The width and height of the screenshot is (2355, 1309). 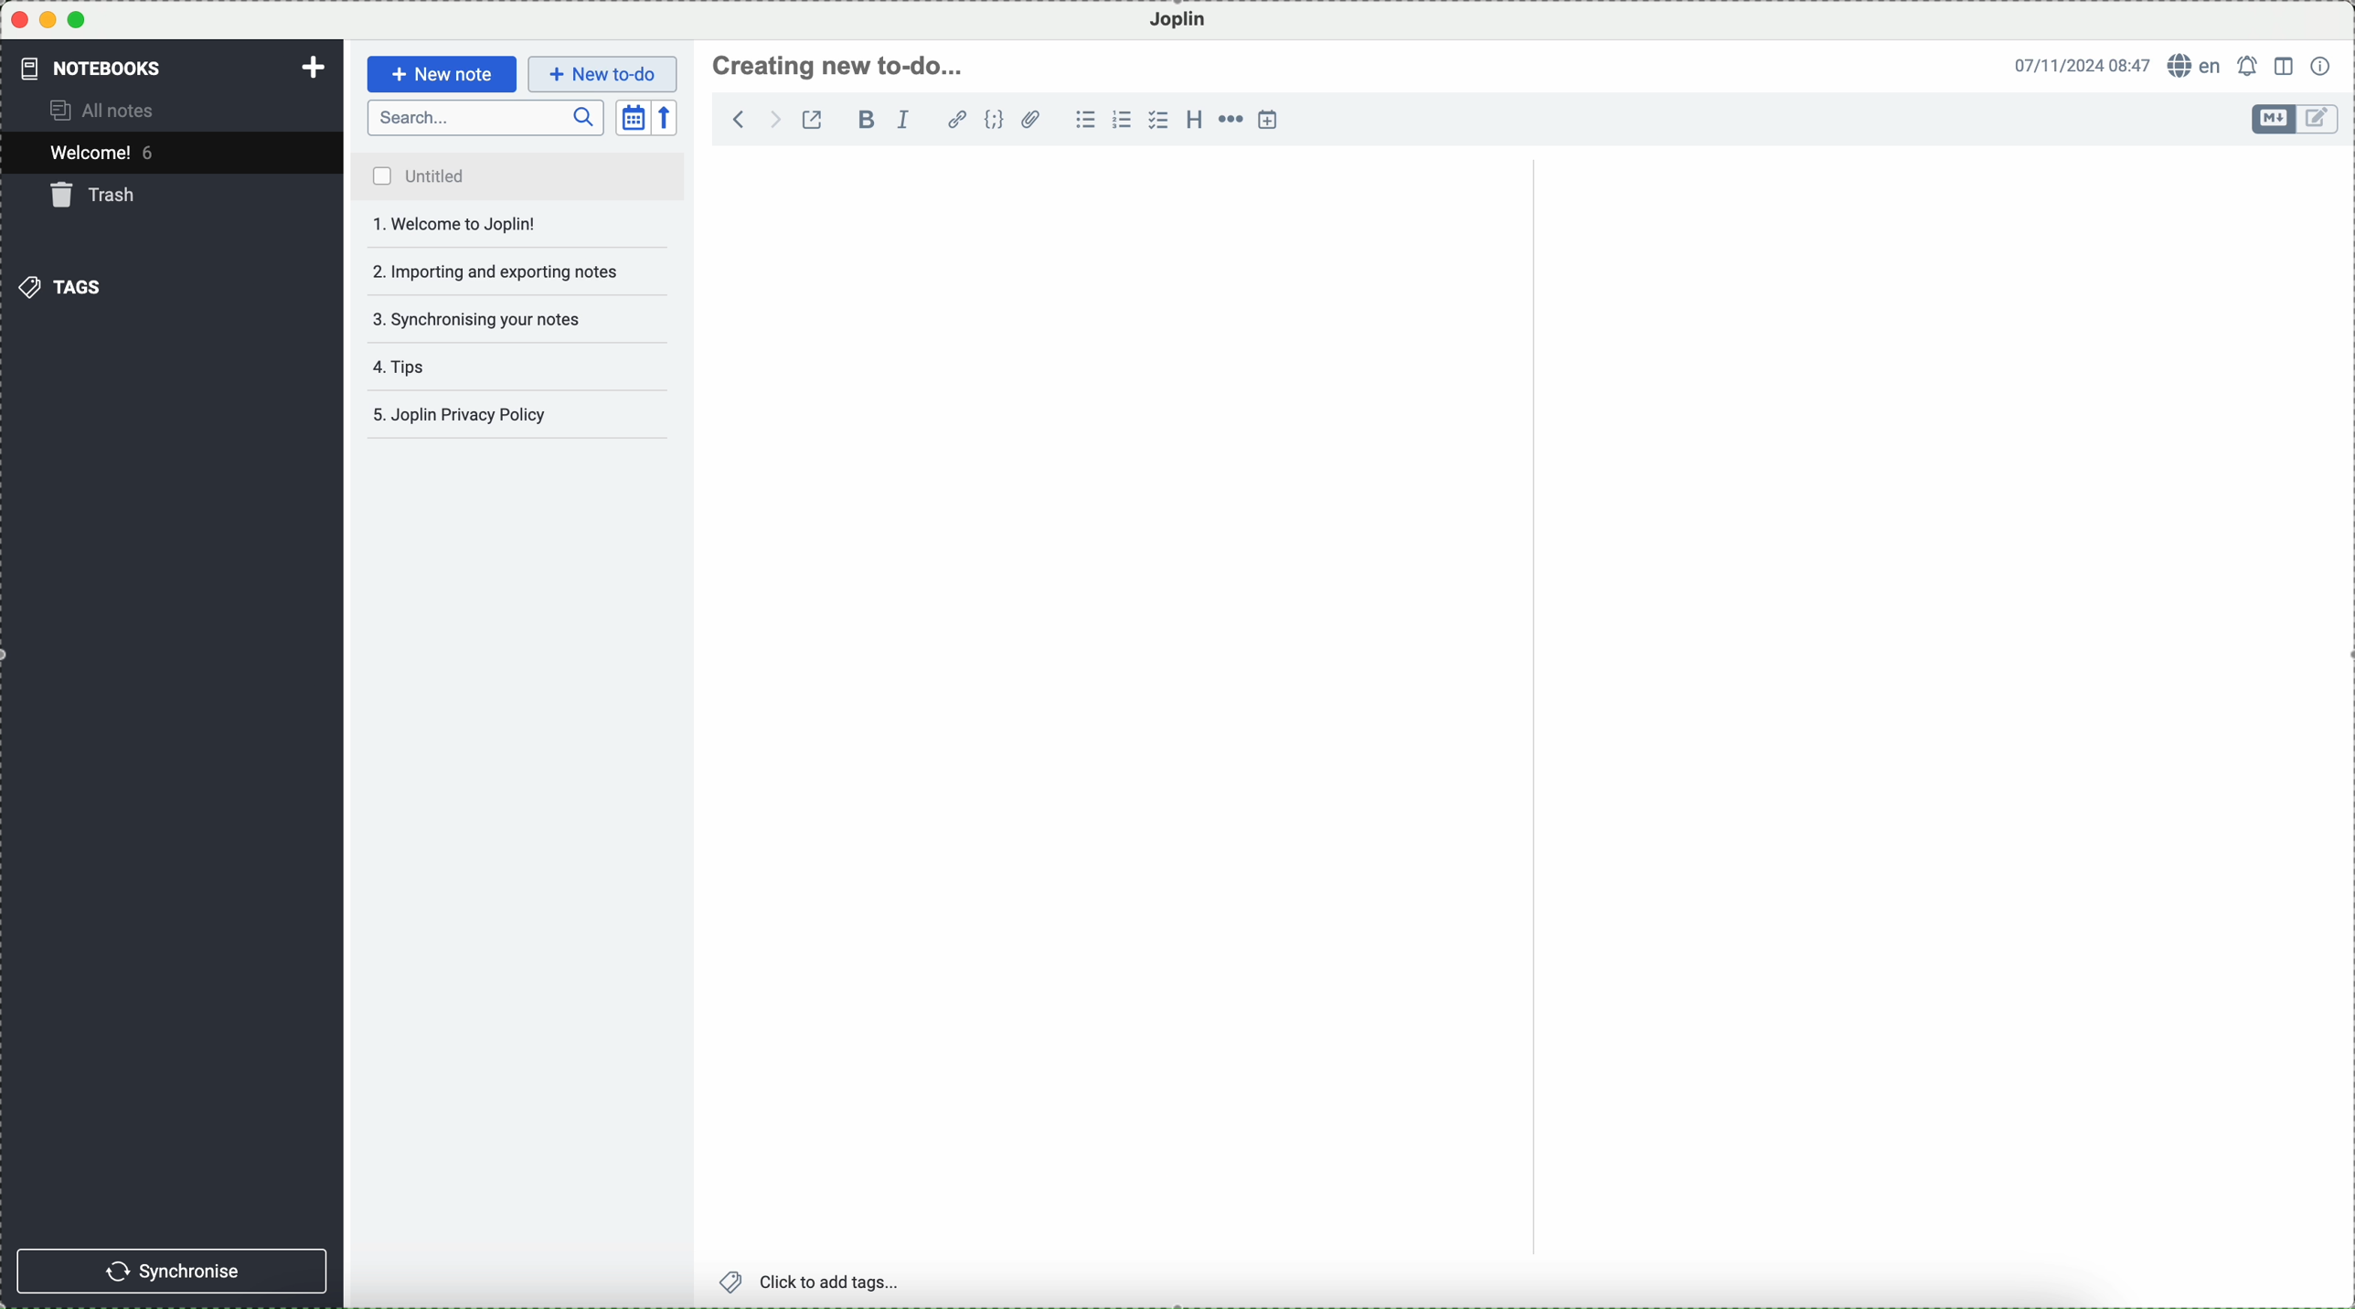 I want to click on Joplin, so click(x=1178, y=21).